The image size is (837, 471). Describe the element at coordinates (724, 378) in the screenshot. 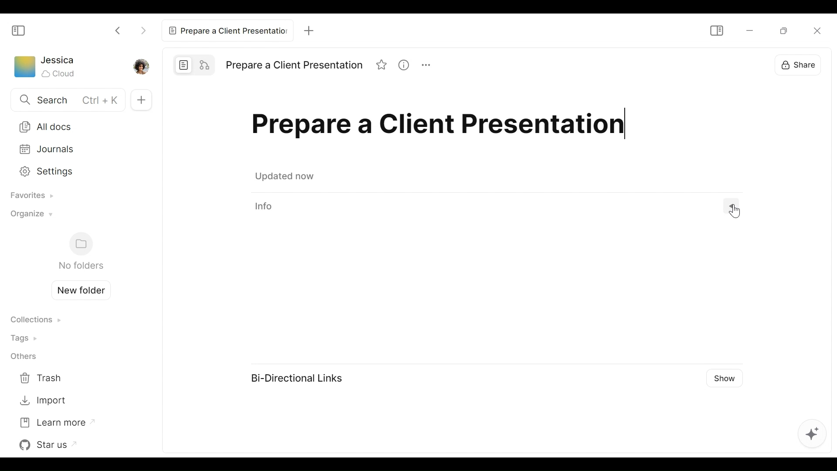

I see `Show` at that location.